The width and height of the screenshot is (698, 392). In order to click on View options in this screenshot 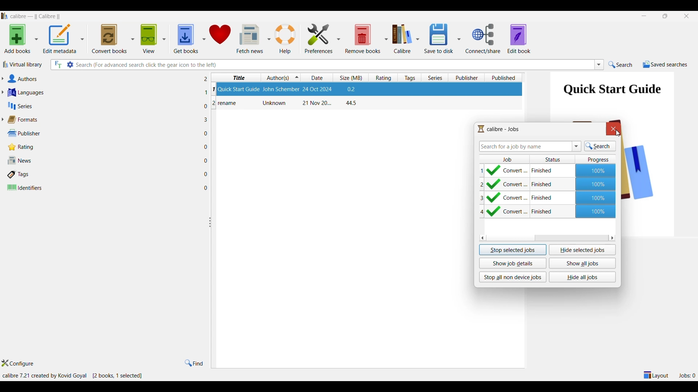, I will do `click(164, 39)`.